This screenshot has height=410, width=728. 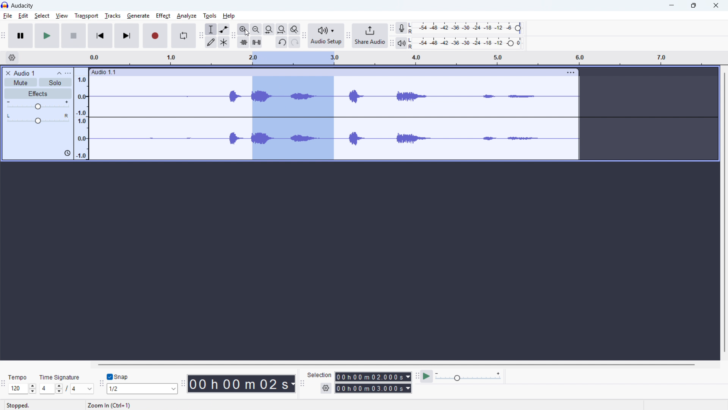 What do you see at coordinates (82, 113) in the screenshot?
I see `Amplitude` at bounding box center [82, 113].